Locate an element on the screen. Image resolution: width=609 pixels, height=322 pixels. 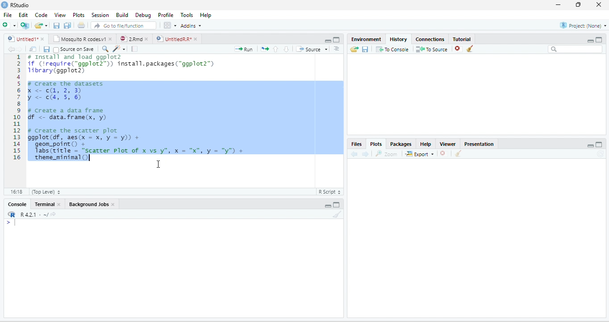
Code tools is located at coordinates (120, 49).